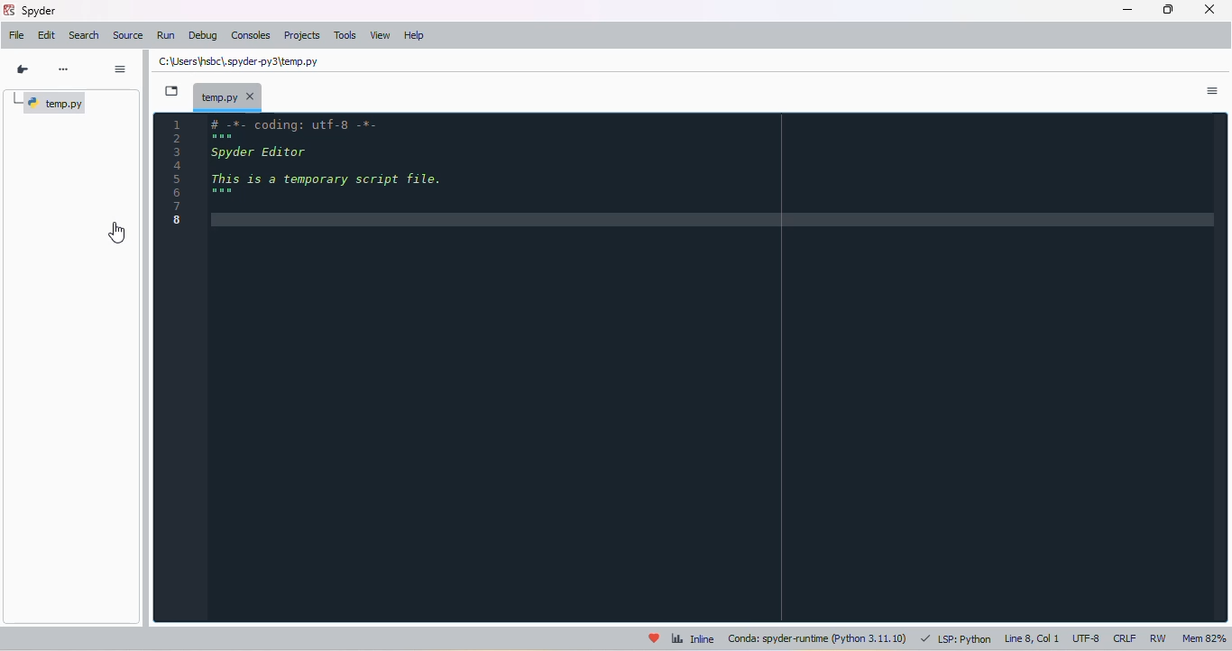  What do you see at coordinates (1212, 92) in the screenshot?
I see `options` at bounding box center [1212, 92].